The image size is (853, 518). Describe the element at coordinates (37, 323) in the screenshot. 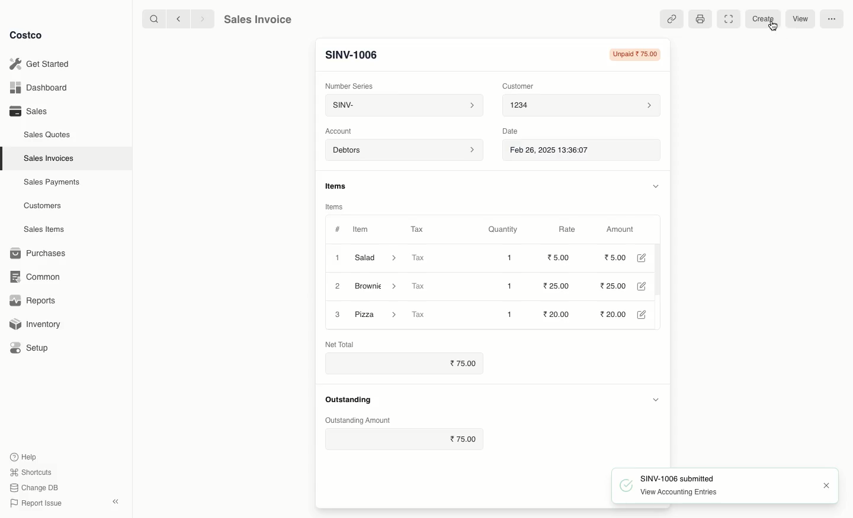

I see `Inventory` at that location.